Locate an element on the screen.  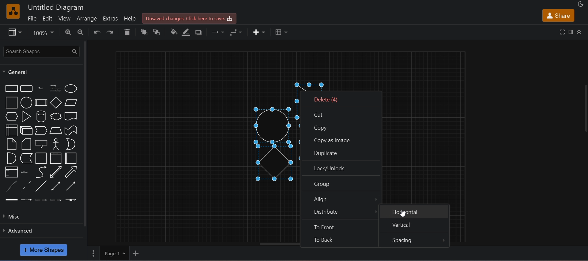
untitled diagram is located at coordinates (56, 7).